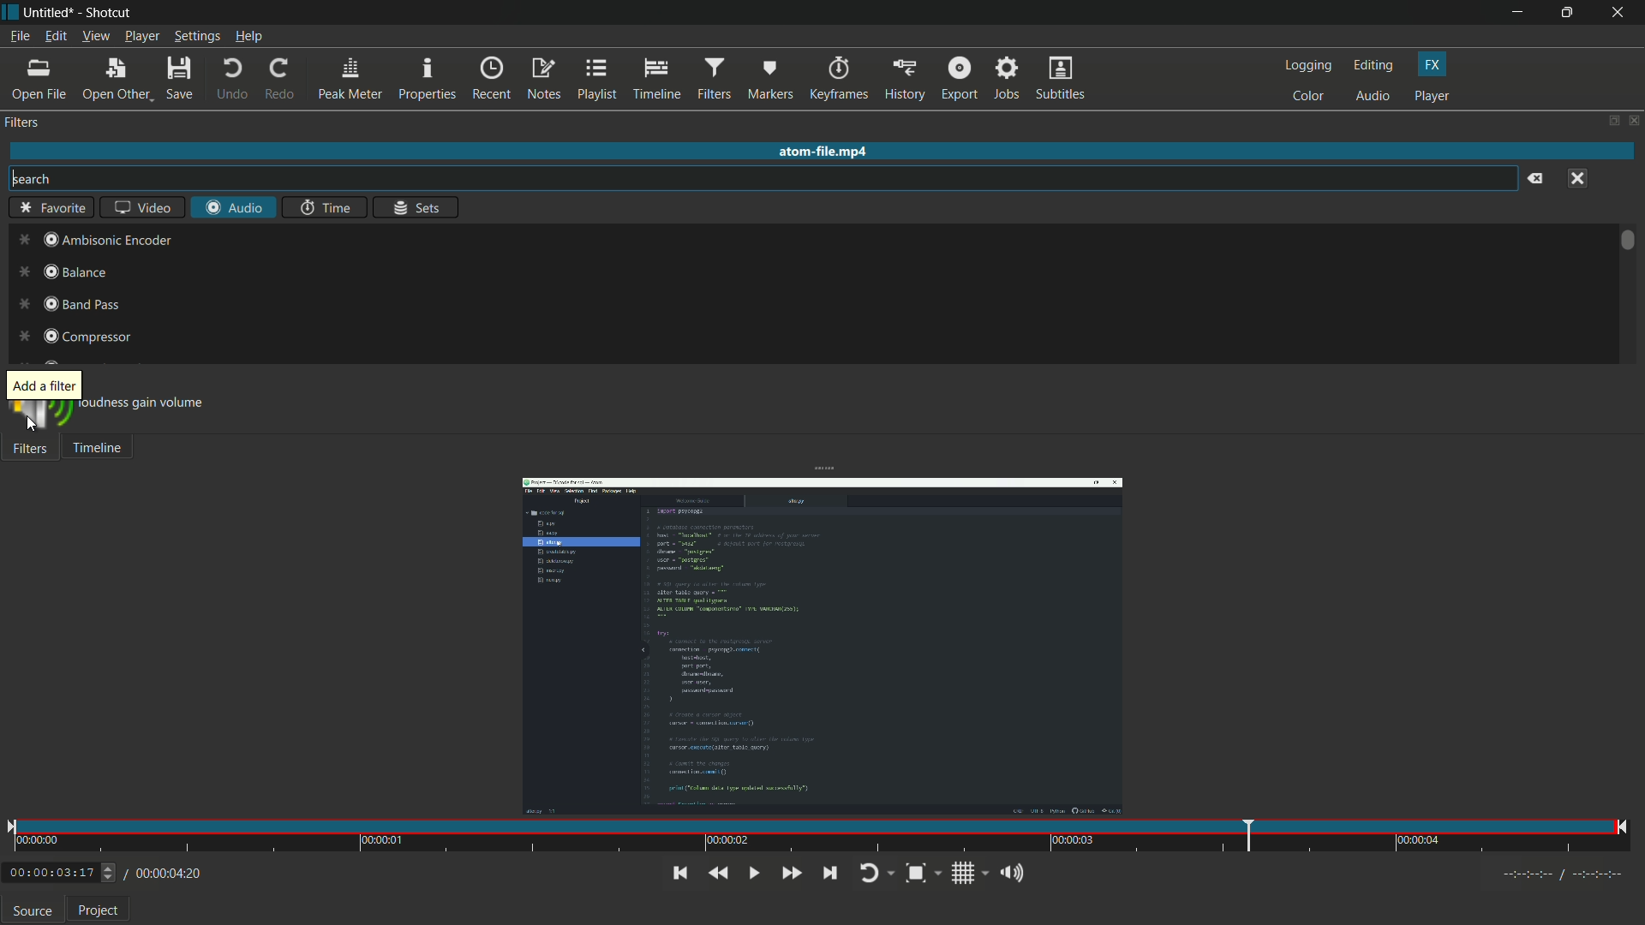 This screenshot has width=1645, height=925. Describe the element at coordinates (142, 206) in the screenshot. I see `video` at that location.